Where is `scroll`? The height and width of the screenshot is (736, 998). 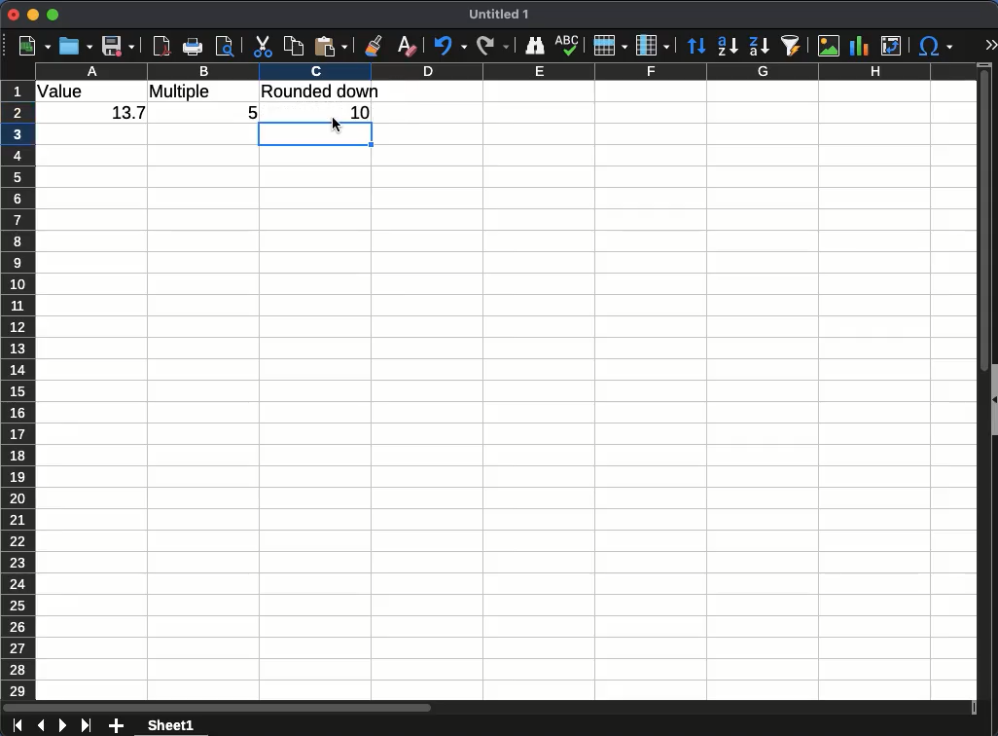 scroll is located at coordinates (976, 389).